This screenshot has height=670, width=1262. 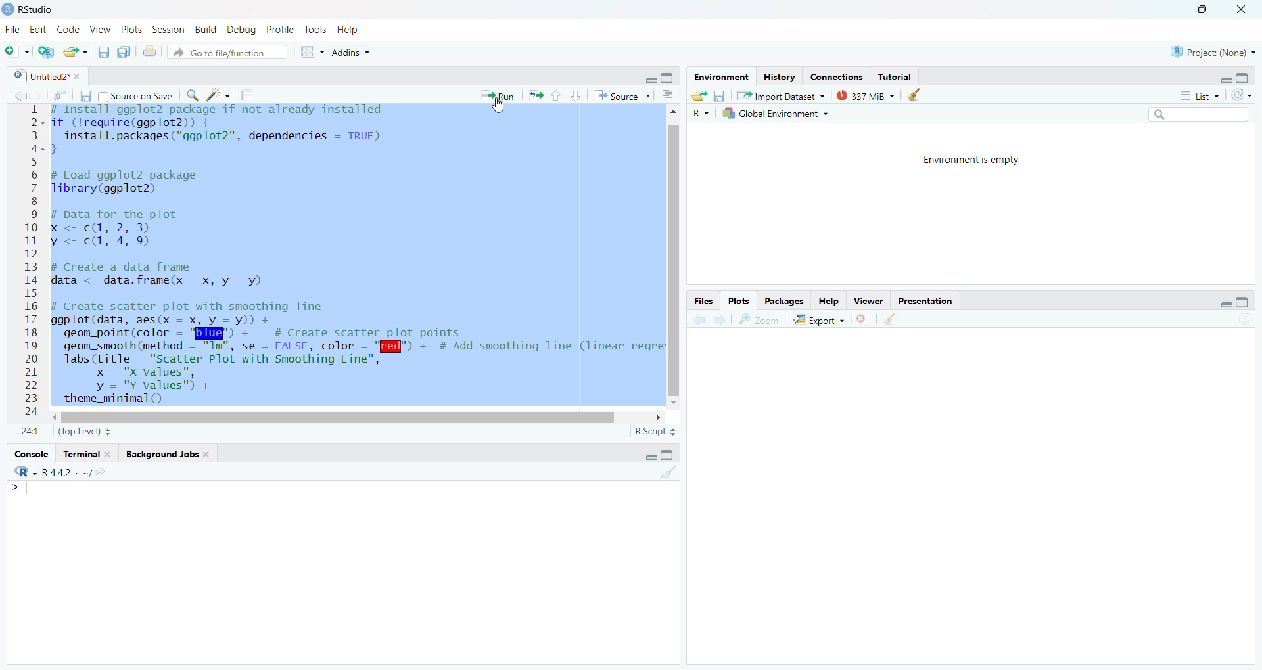 What do you see at coordinates (647, 455) in the screenshot?
I see `hide r script` at bounding box center [647, 455].